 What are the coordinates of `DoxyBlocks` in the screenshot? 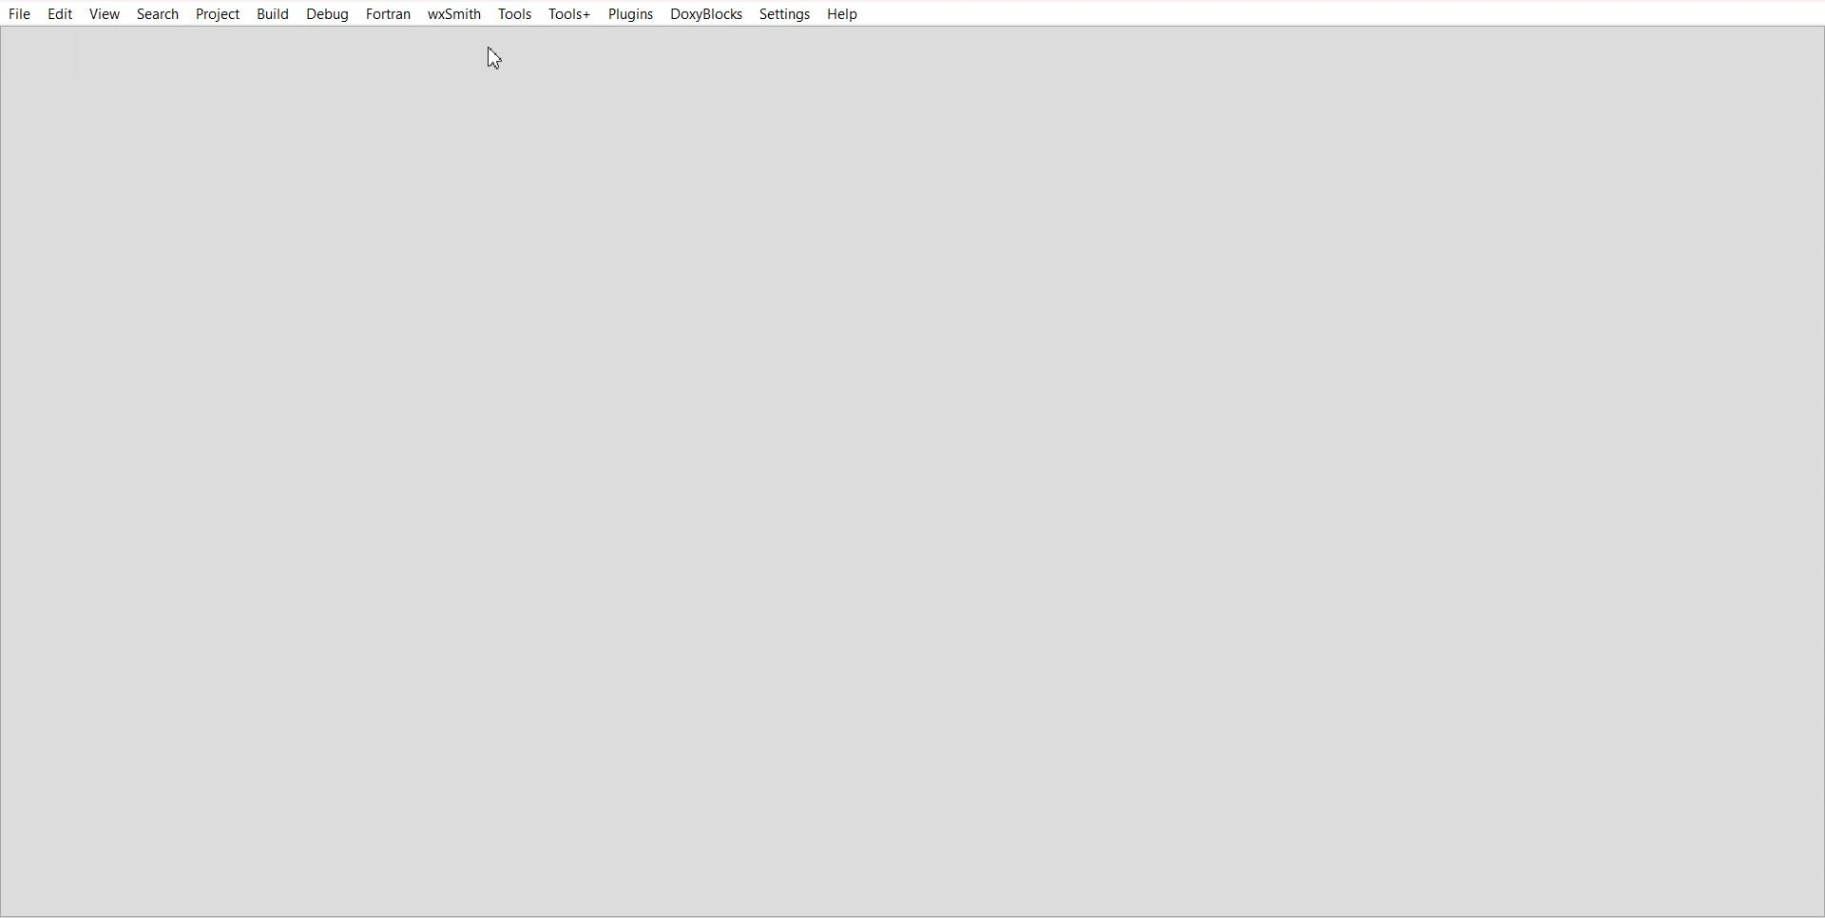 It's located at (707, 15).